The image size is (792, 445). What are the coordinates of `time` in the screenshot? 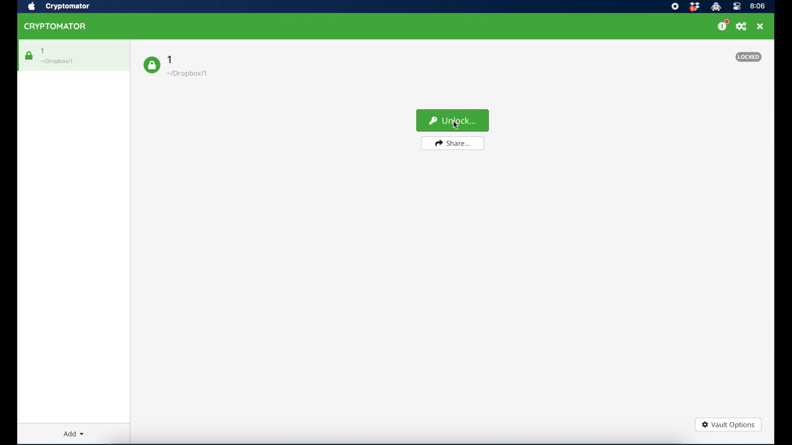 It's located at (758, 6).